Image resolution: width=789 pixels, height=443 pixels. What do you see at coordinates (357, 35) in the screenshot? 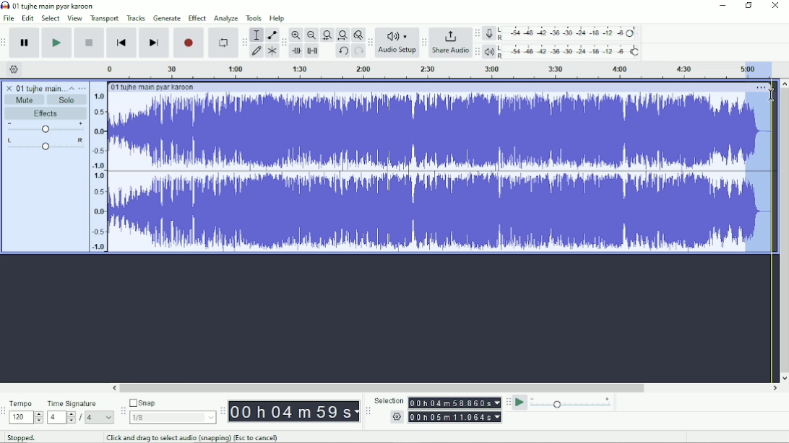
I see `Zoom toggle` at bounding box center [357, 35].